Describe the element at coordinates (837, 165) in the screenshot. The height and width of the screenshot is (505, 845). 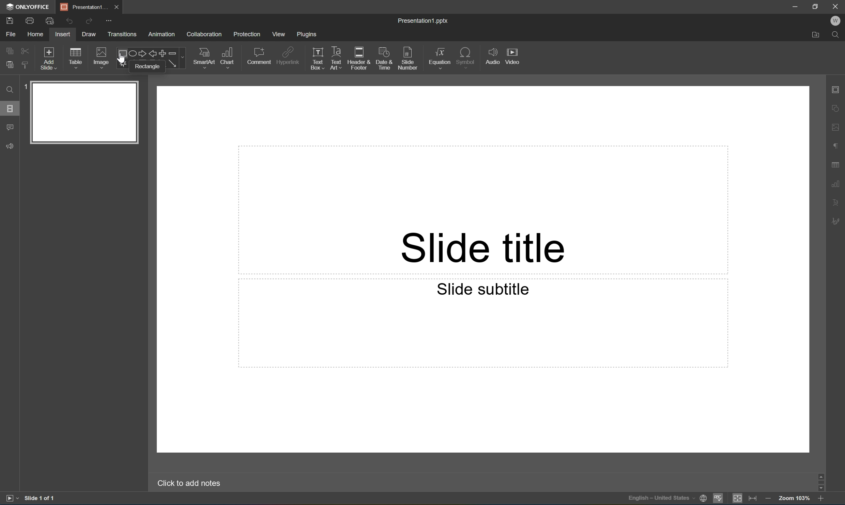
I see `Table settings` at that location.